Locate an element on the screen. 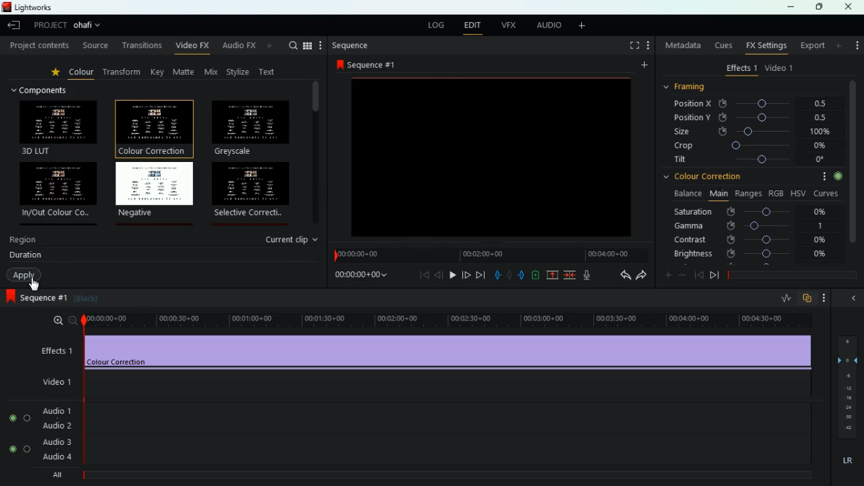 The image size is (864, 486). zoom is located at coordinates (54, 321).